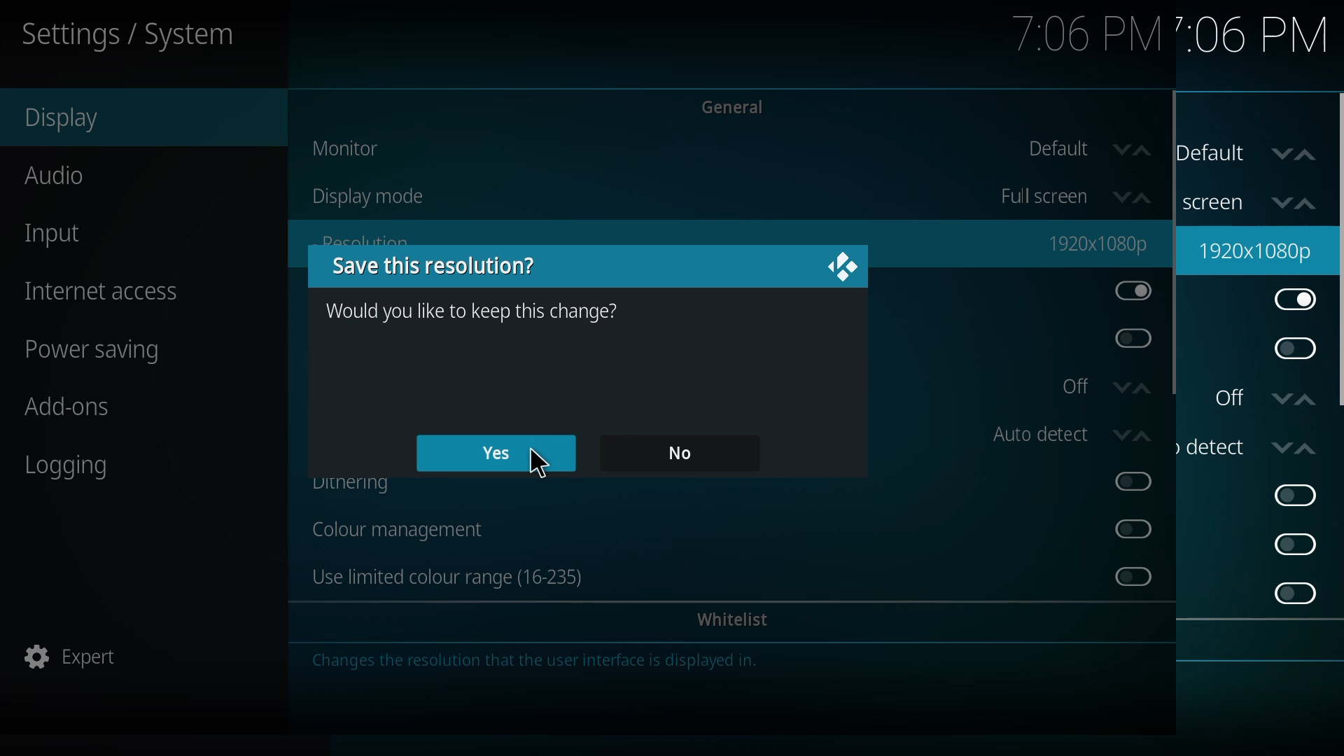 This screenshot has height=756, width=1344. I want to click on internet access, so click(120, 300).